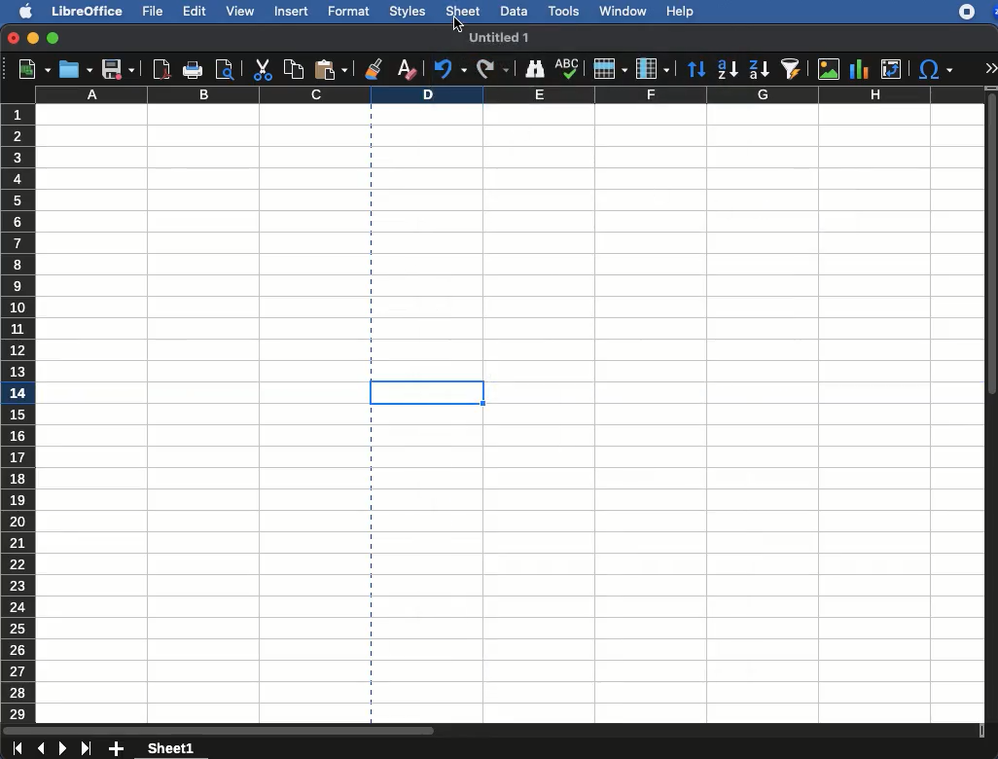 This screenshot has width=998, height=759. Describe the element at coordinates (371, 569) in the screenshot. I see `page break` at that location.